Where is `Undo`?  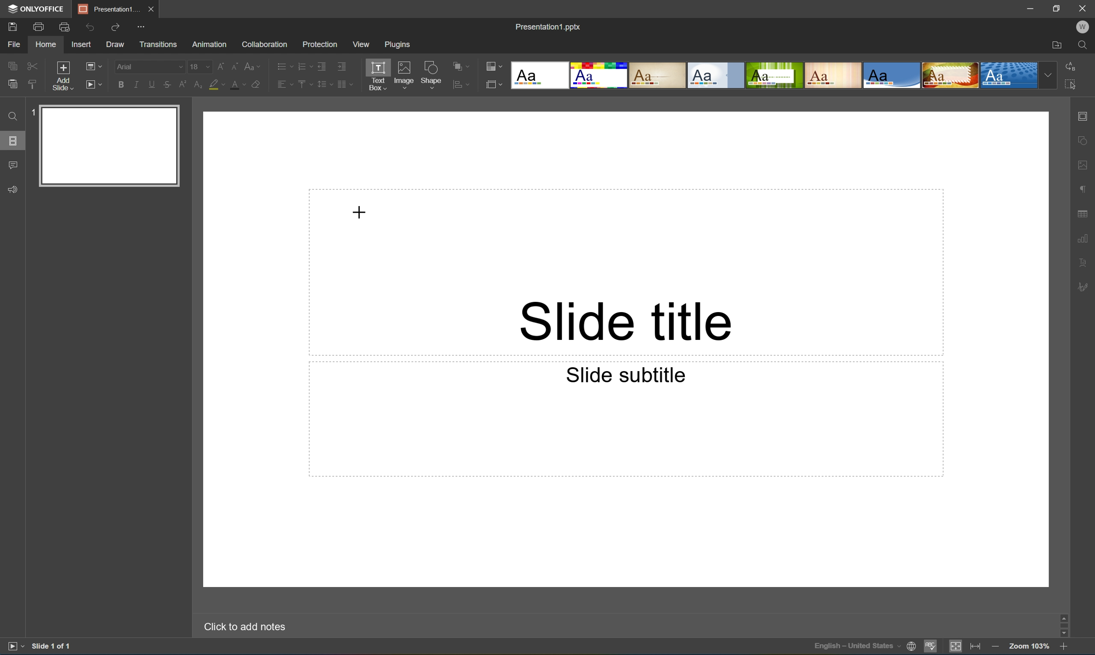 Undo is located at coordinates (88, 27).